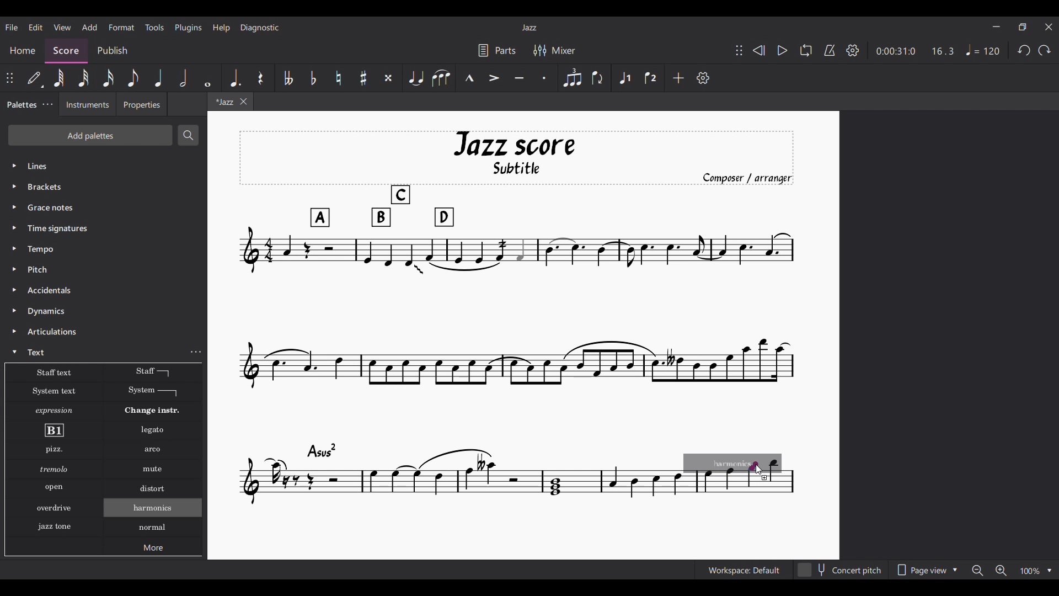 This screenshot has width=1059, height=596. What do you see at coordinates (52, 488) in the screenshot?
I see `` at bounding box center [52, 488].